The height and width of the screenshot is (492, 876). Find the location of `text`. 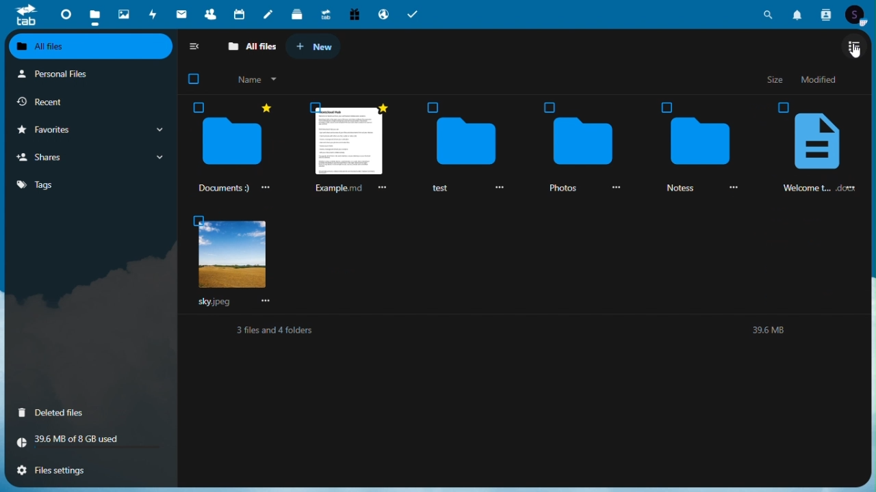

text is located at coordinates (527, 333).